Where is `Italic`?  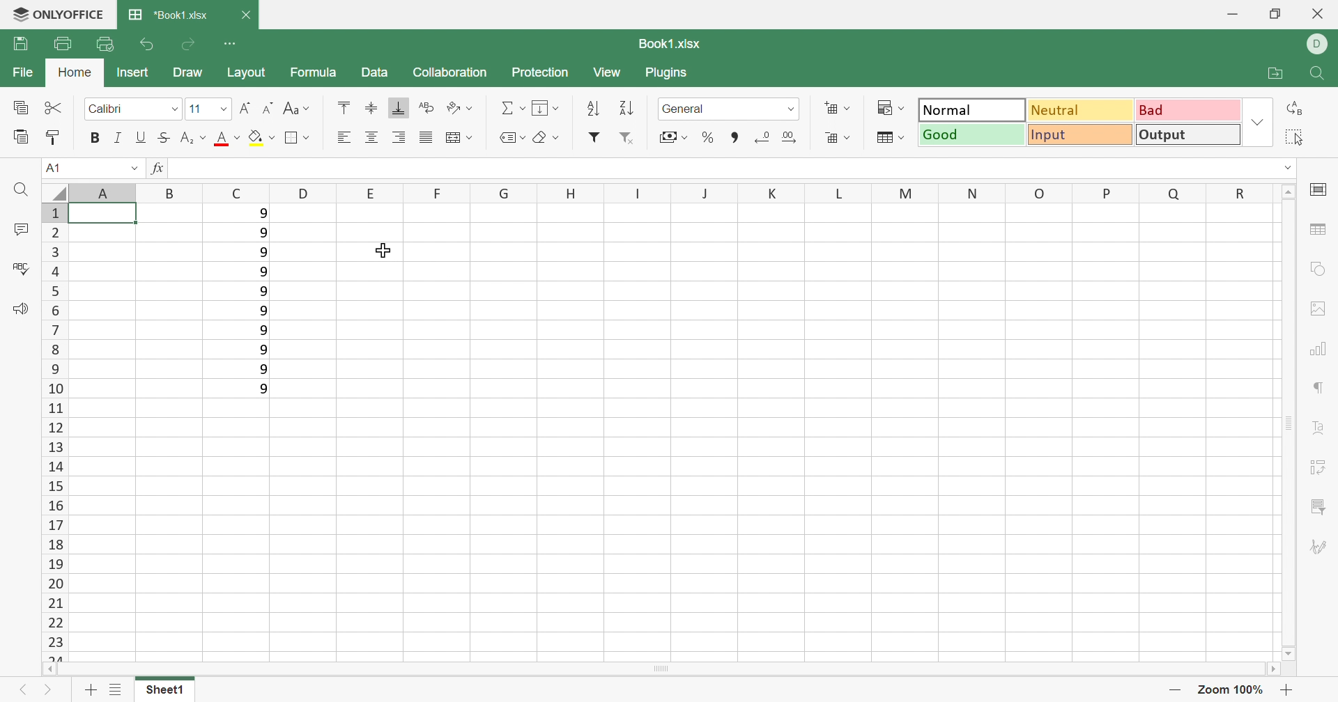
Italic is located at coordinates (122, 139).